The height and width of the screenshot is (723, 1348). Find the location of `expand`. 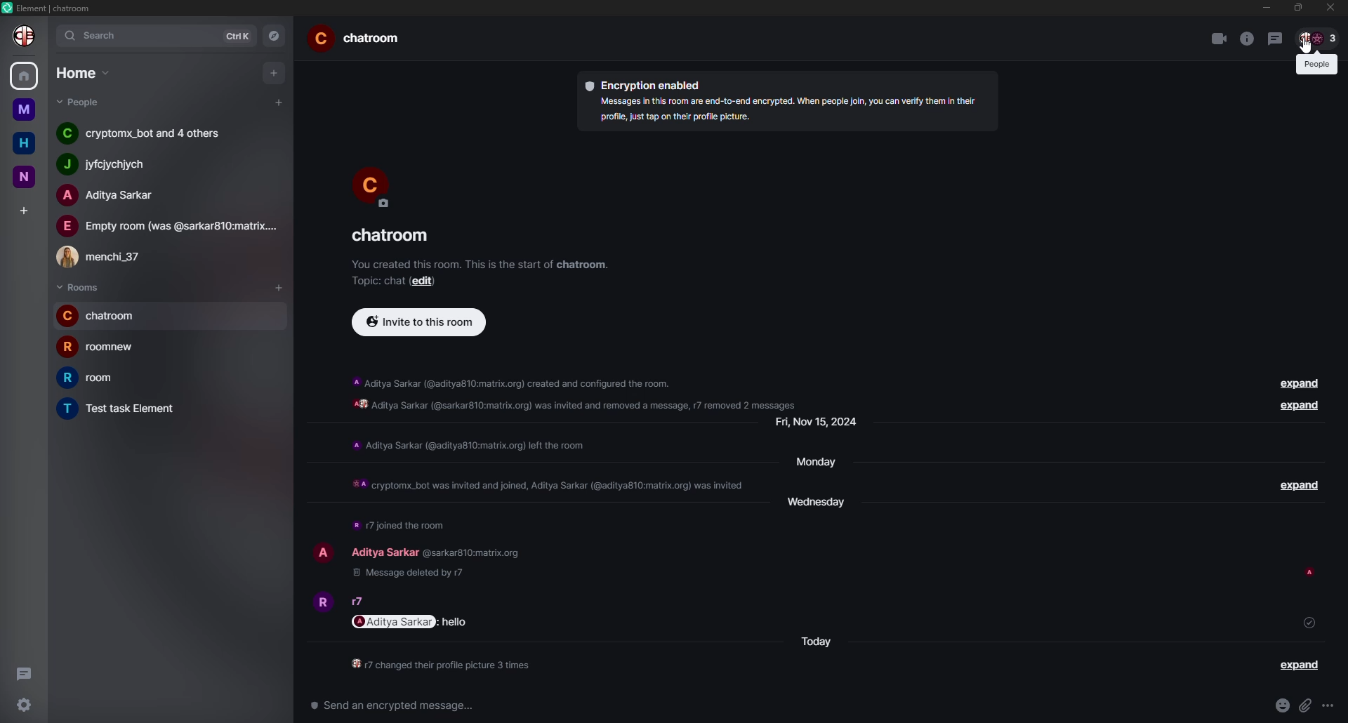

expand is located at coordinates (1298, 382).